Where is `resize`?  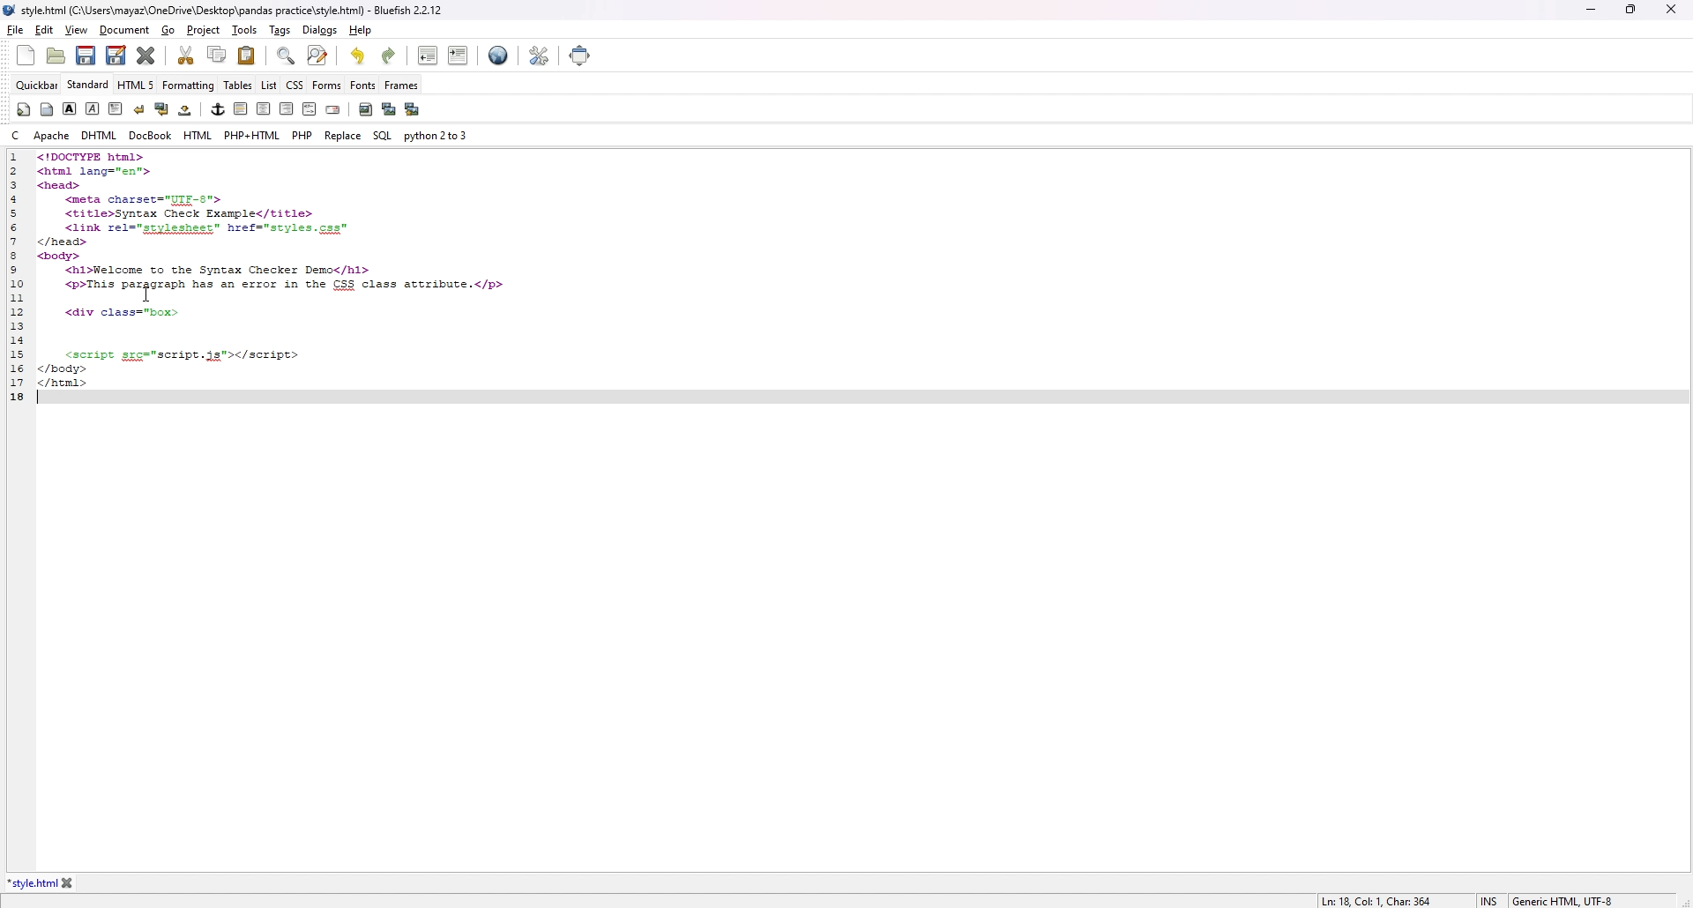
resize is located at coordinates (1630, 9).